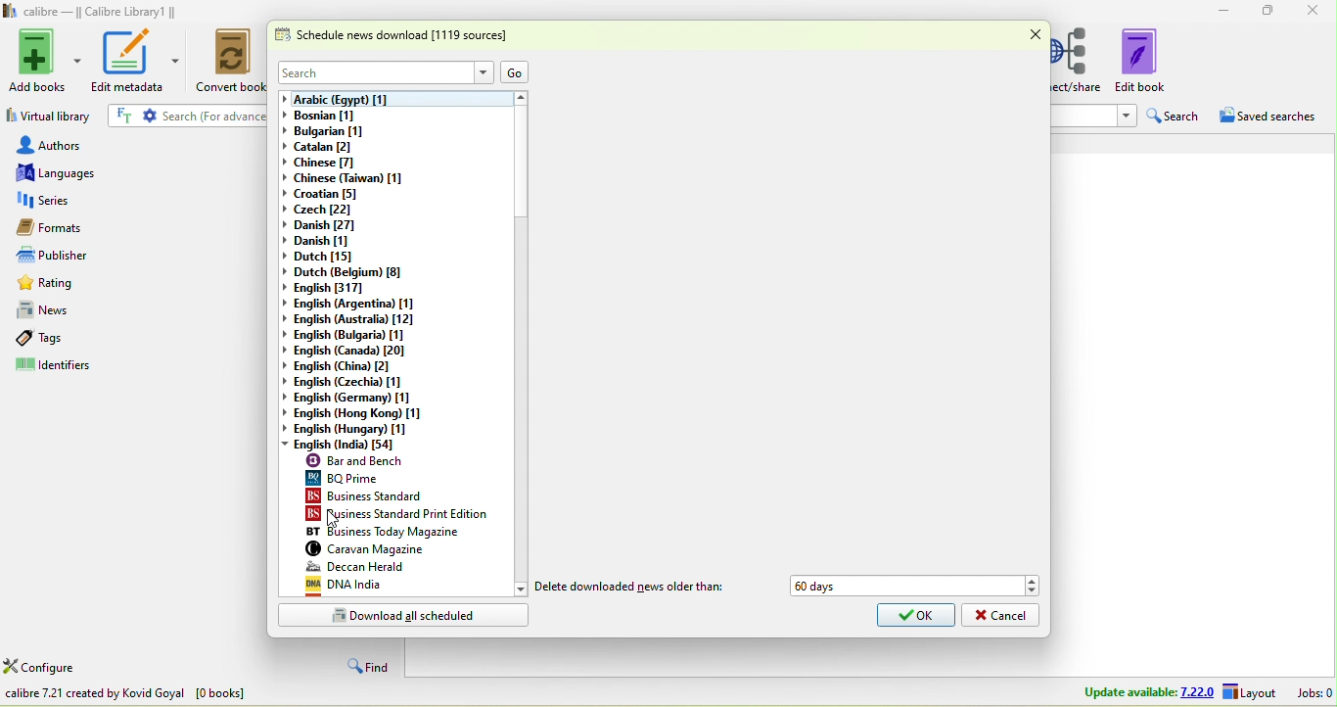 This screenshot has height=707, width=1337. What do you see at coordinates (405, 495) in the screenshot?
I see `business standard` at bounding box center [405, 495].